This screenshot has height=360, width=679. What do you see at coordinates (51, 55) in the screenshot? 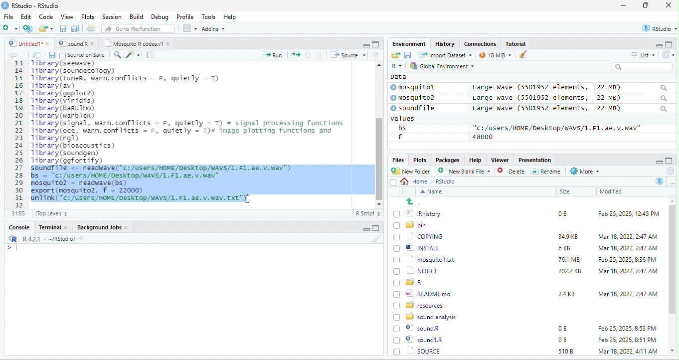
I see `save` at bounding box center [51, 55].